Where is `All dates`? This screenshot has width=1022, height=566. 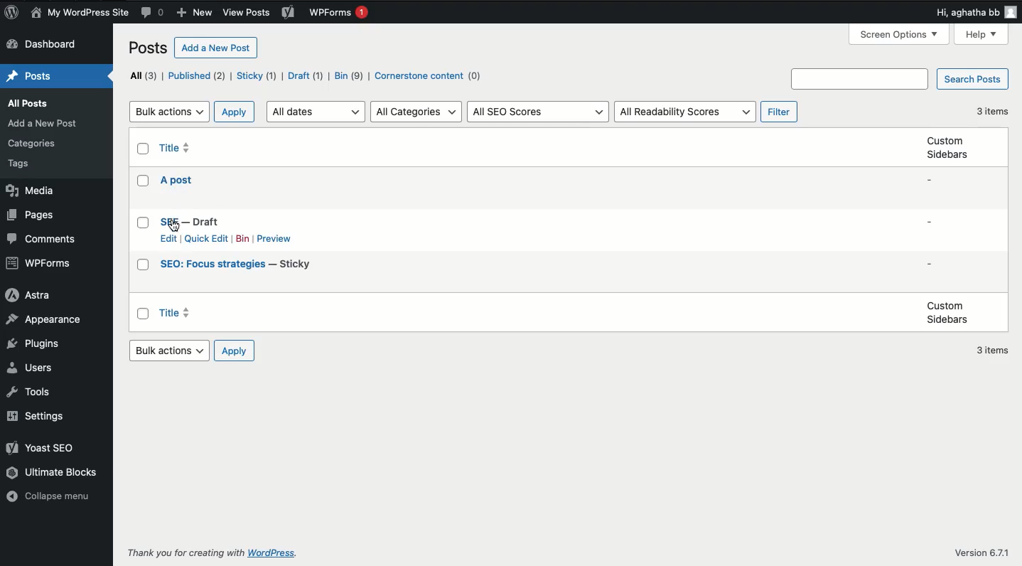
All dates is located at coordinates (317, 111).